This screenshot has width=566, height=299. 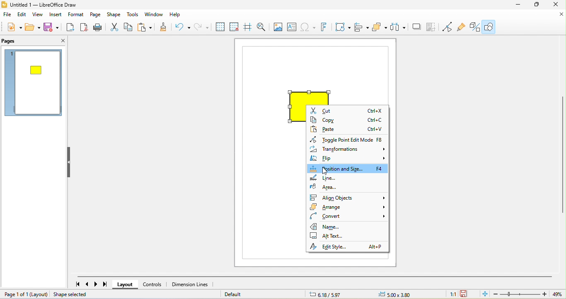 I want to click on first page, so click(x=76, y=285).